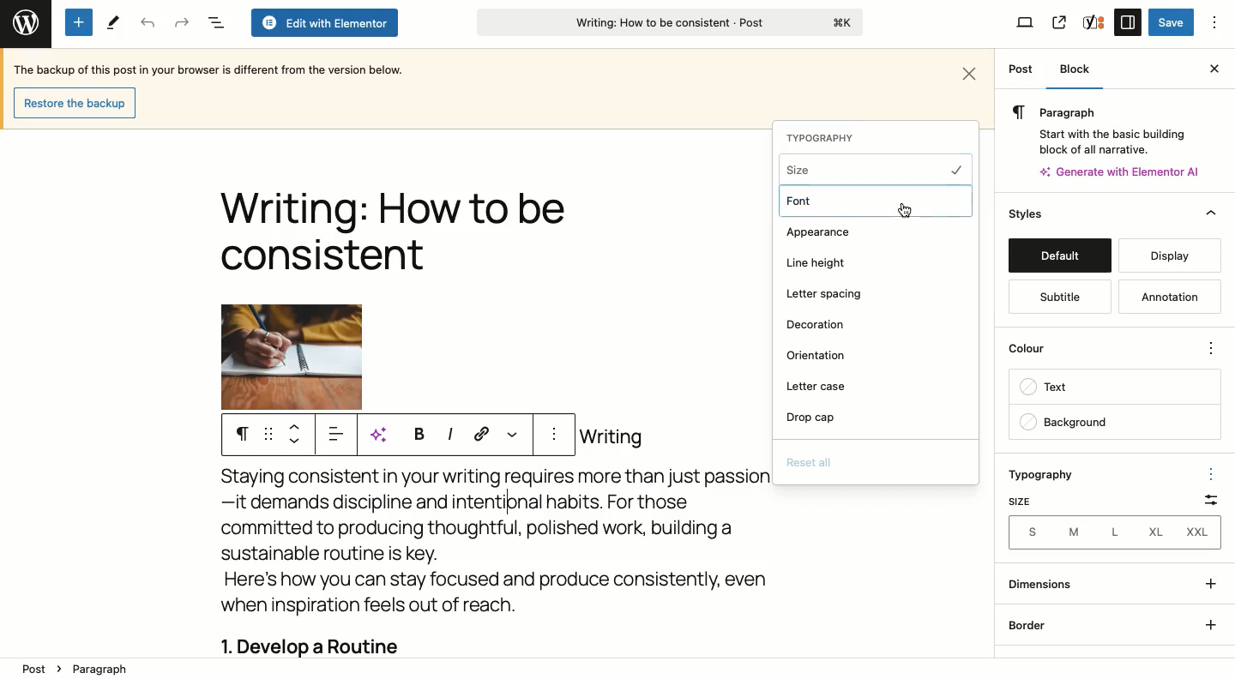 This screenshot has height=679, width=1235. I want to click on Drop cap, so click(811, 418).